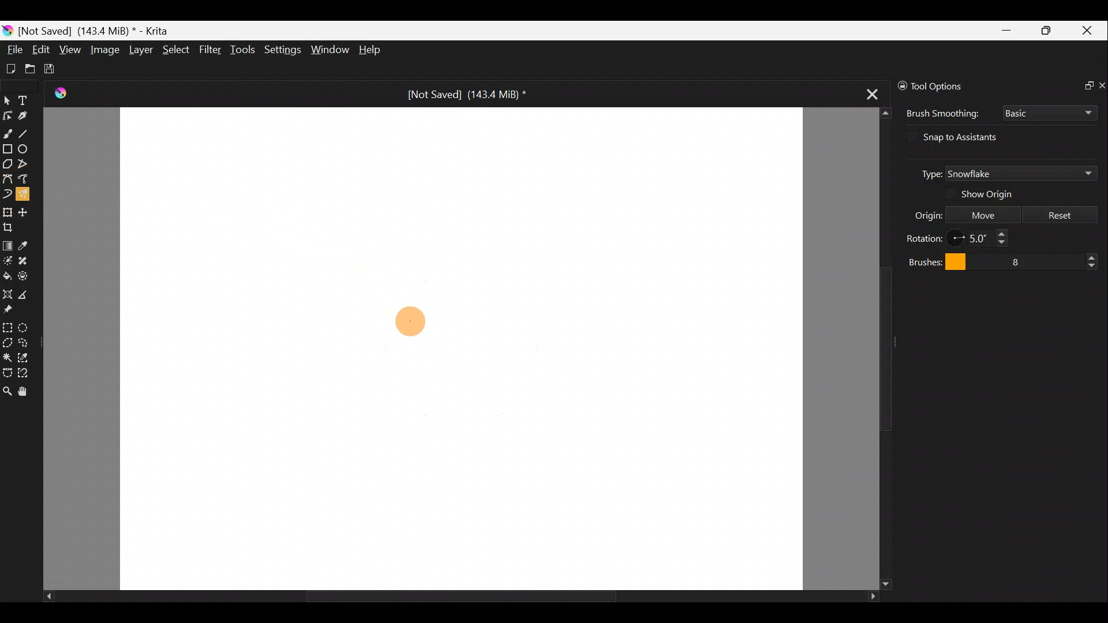 Image resolution: width=1108 pixels, height=623 pixels. I want to click on Edit, so click(41, 50).